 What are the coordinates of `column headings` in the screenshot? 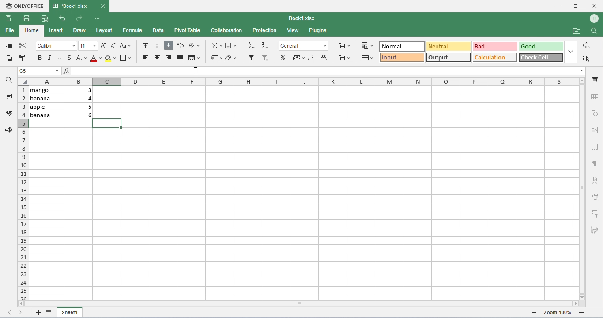 It's located at (303, 81).